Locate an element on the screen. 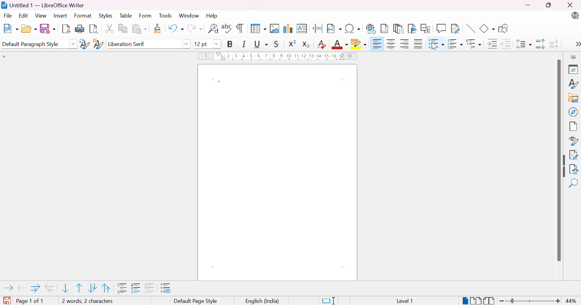 This screenshot has height=305, width=581. Demote outline level with subpoints is located at coordinates (35, 289).